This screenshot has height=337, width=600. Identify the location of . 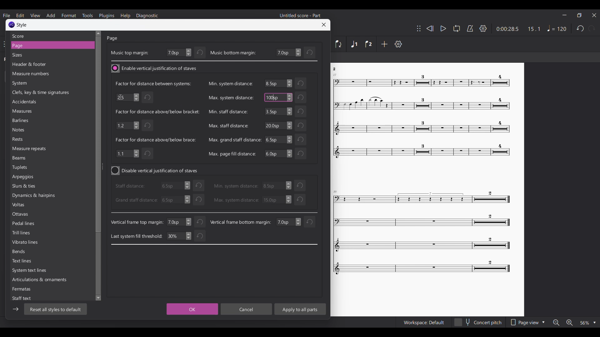
(421, 235).